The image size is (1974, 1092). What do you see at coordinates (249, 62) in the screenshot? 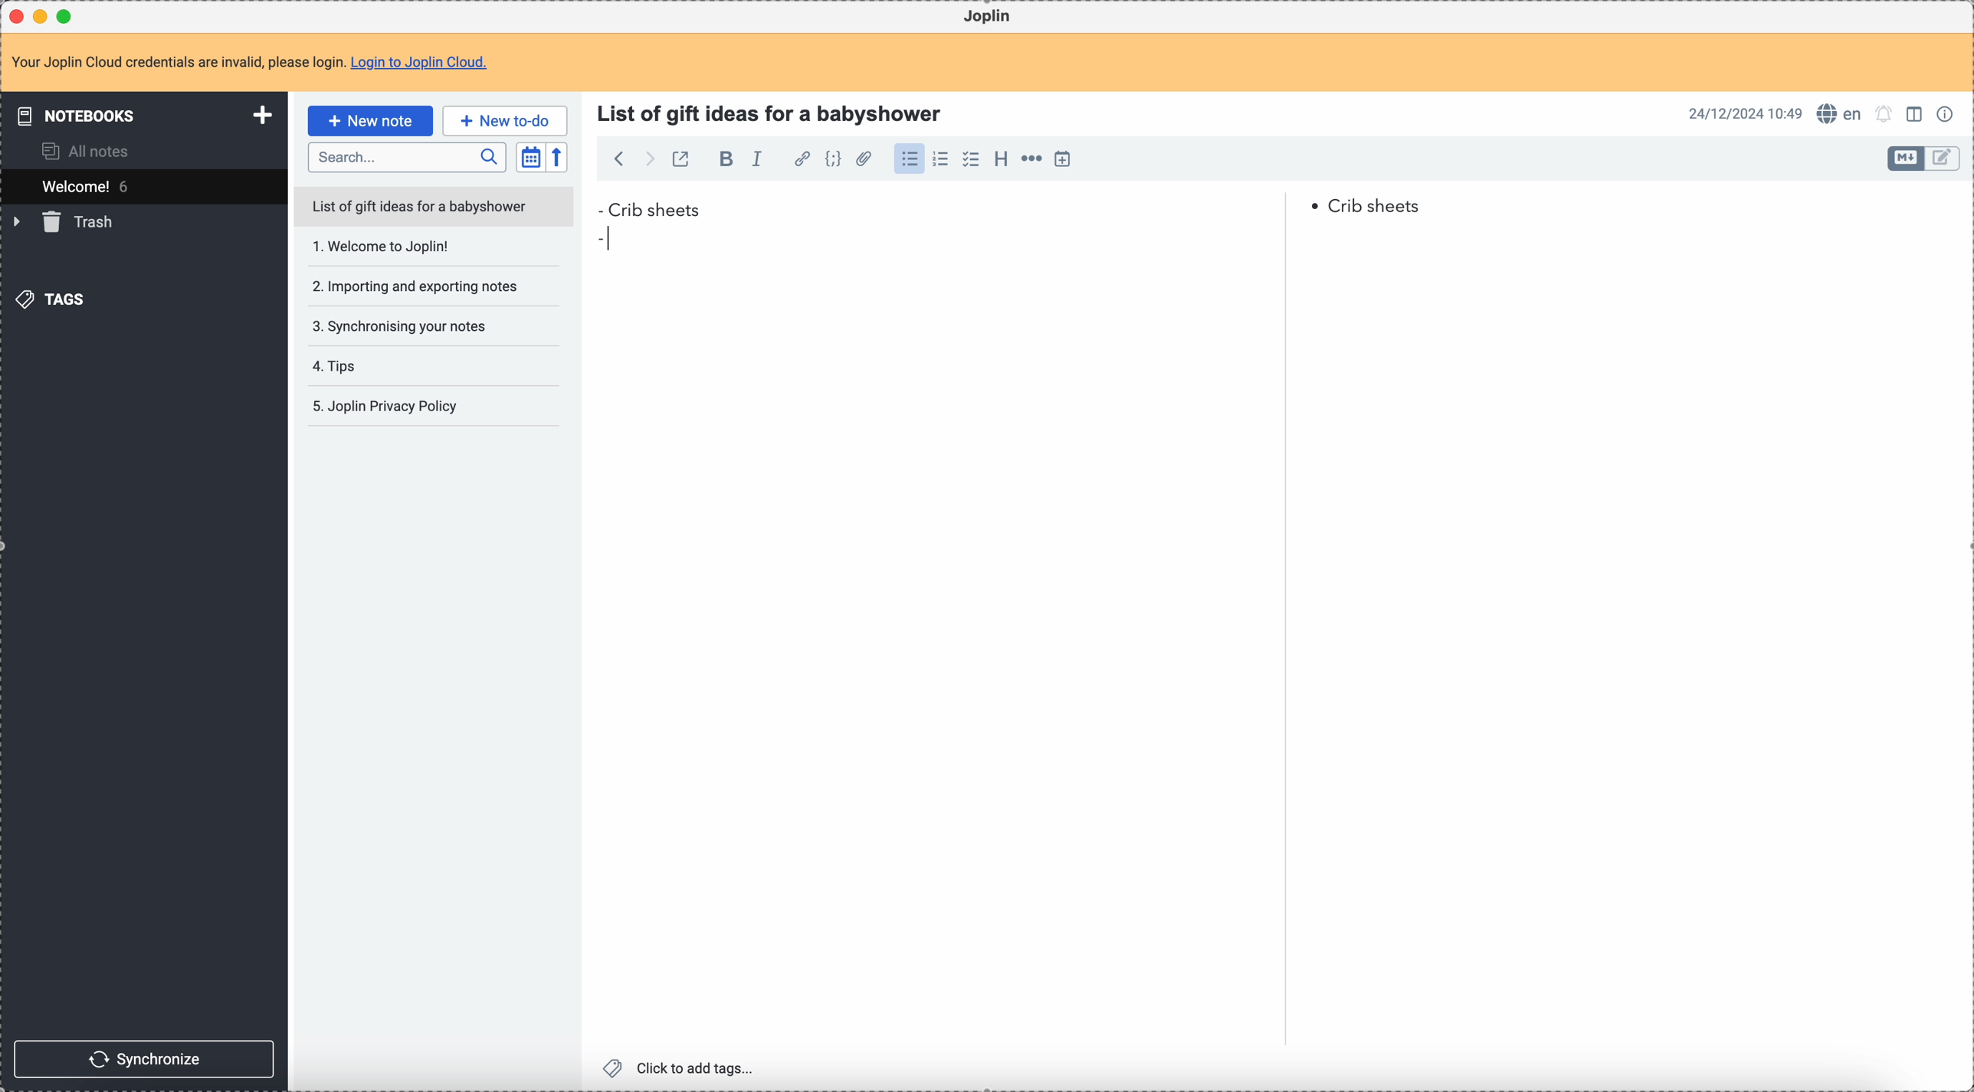
I see `note` at bounding box center [249, 62].